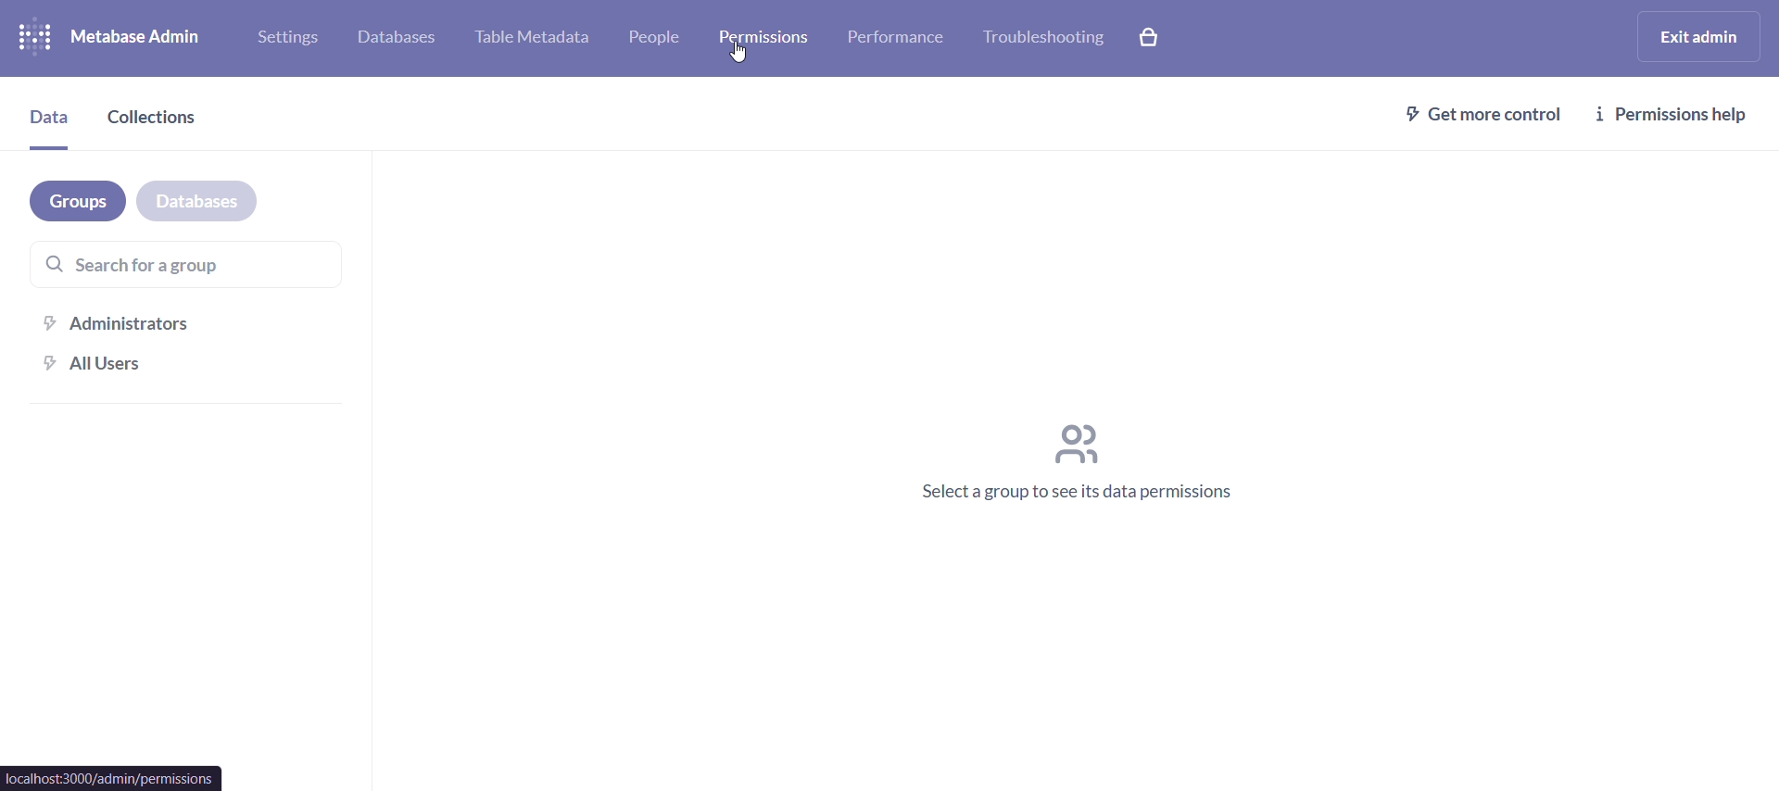 The image size is (1779, 791). Describe the element at coordinates (208, 204) in the screenshot. I see `database` at that location.